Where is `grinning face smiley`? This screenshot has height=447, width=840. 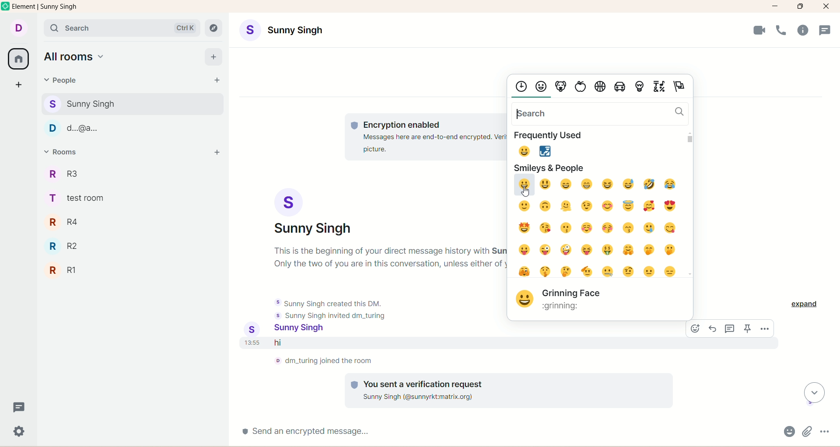
grinning face smiley is located at coordinates (525, 299).